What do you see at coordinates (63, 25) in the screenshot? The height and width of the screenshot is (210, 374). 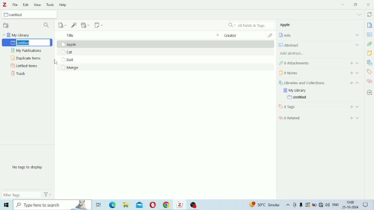 I see `New Item` at bounding box center [63, 25].